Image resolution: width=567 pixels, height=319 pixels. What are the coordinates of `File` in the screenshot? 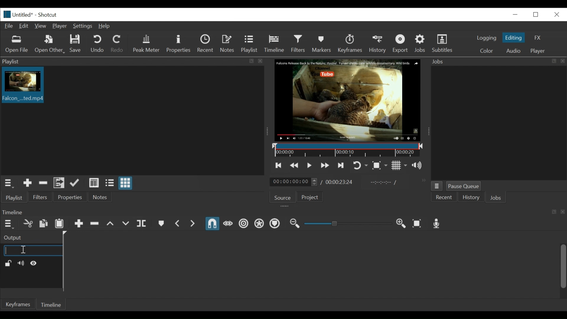 It's located at (9, 26).